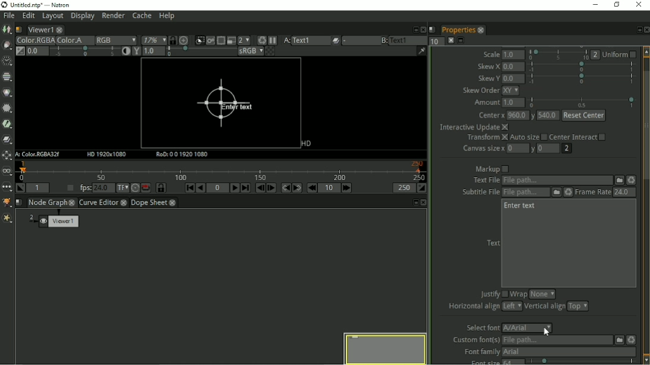  I want to click on Pause updates, so click(273, 40).